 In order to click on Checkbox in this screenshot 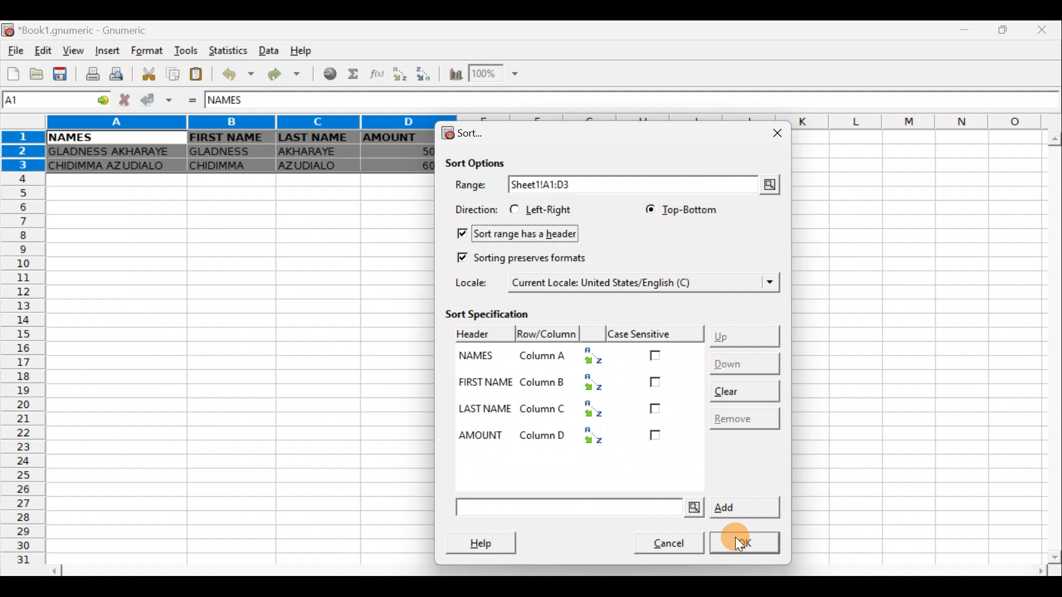, I will do `click(653, 411)`.